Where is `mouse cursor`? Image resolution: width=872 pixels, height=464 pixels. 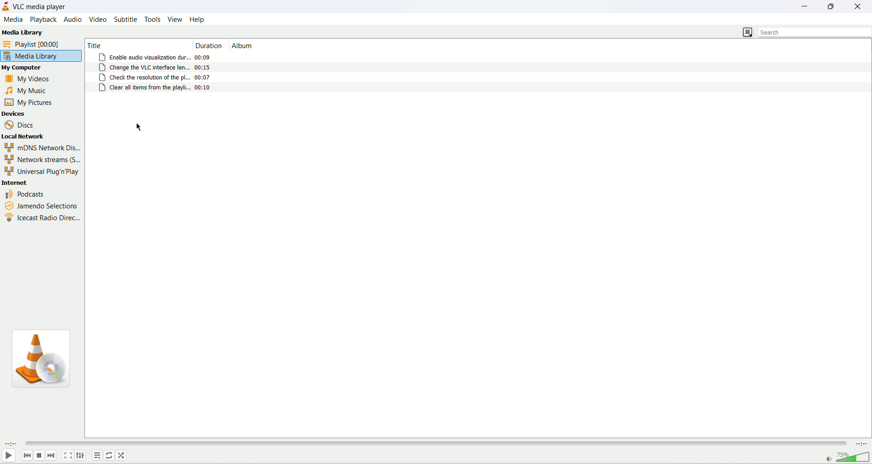 mouse cursor is located at coordinates (139, 127).